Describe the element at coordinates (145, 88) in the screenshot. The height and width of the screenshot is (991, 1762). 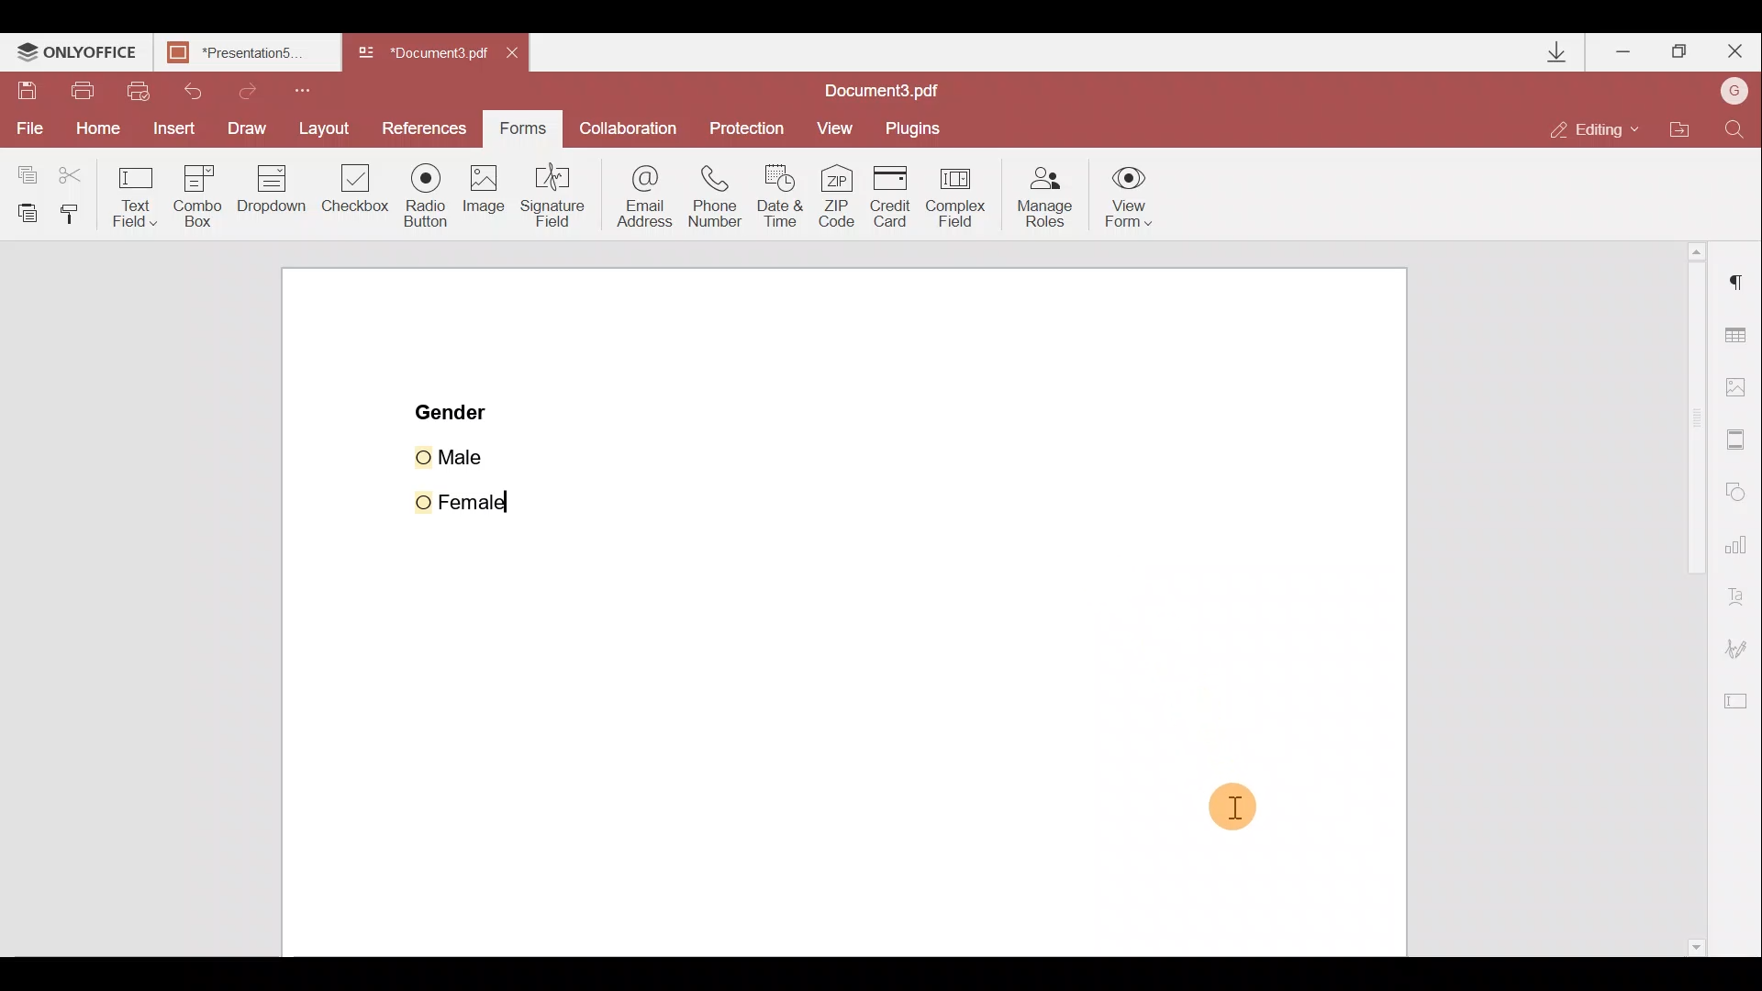
I see `Quick print` at that location.